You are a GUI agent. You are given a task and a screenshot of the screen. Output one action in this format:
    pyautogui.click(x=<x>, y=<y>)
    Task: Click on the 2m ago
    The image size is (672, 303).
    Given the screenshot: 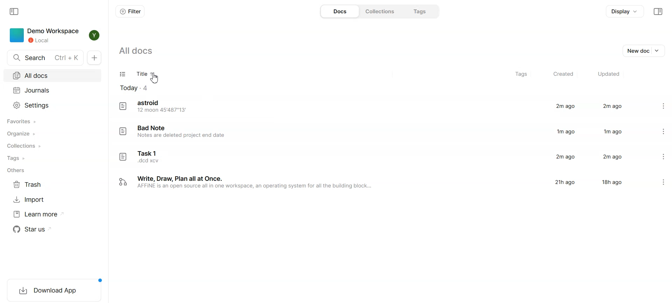 What is the action you would take?
    pyautogui.click(x=566, y=107)
    